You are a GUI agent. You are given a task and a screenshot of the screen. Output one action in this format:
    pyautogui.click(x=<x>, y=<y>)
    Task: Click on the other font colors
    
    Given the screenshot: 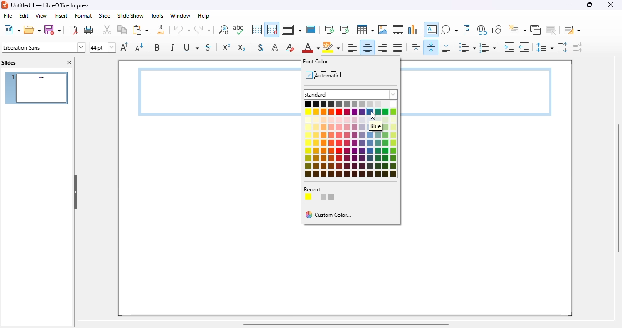 What is the action you would take?
    pyautogui.click(x=352, y=154)
    